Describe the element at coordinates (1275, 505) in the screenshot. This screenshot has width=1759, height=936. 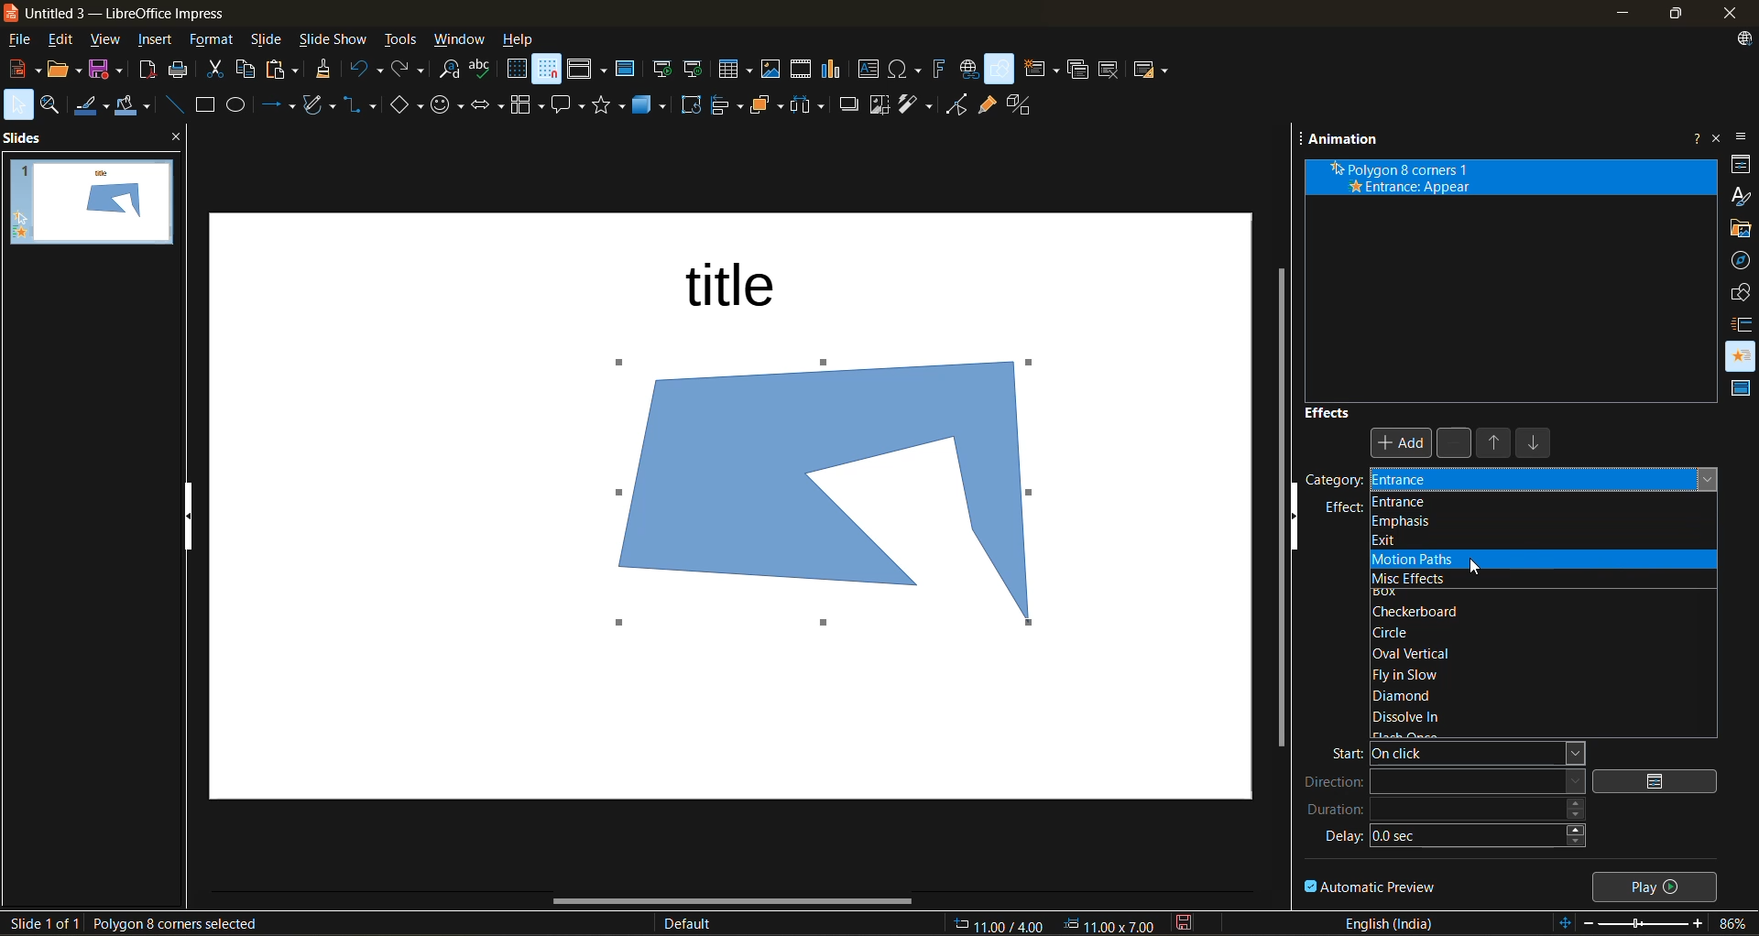
I see `vertical scroll bar` at that location.